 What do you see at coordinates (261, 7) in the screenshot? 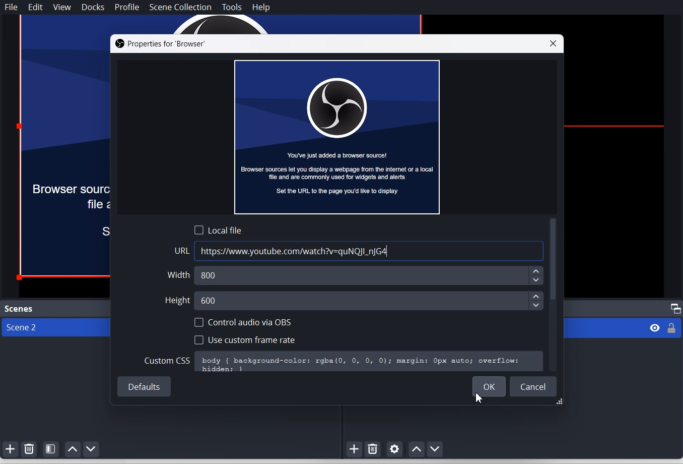
I see `Help` at bounding box center [261, 7].